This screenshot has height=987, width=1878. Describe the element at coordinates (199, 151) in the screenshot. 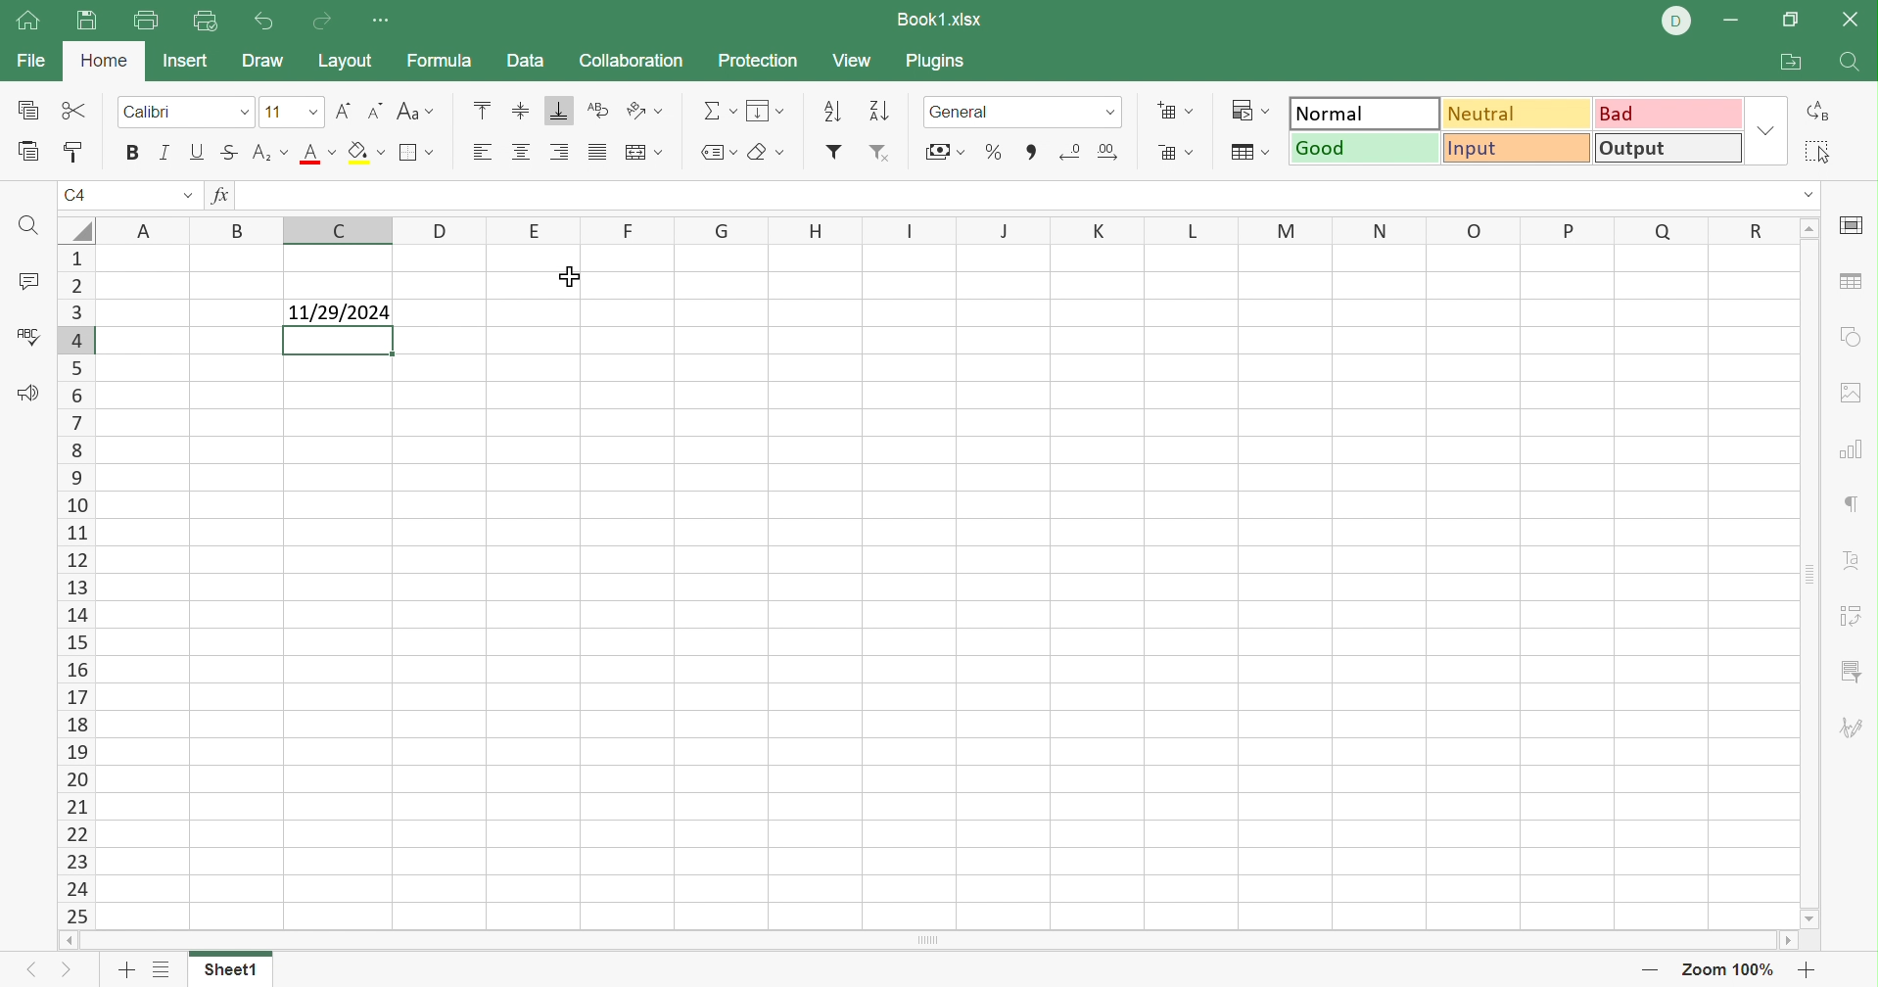

I see `Underline` at that location.